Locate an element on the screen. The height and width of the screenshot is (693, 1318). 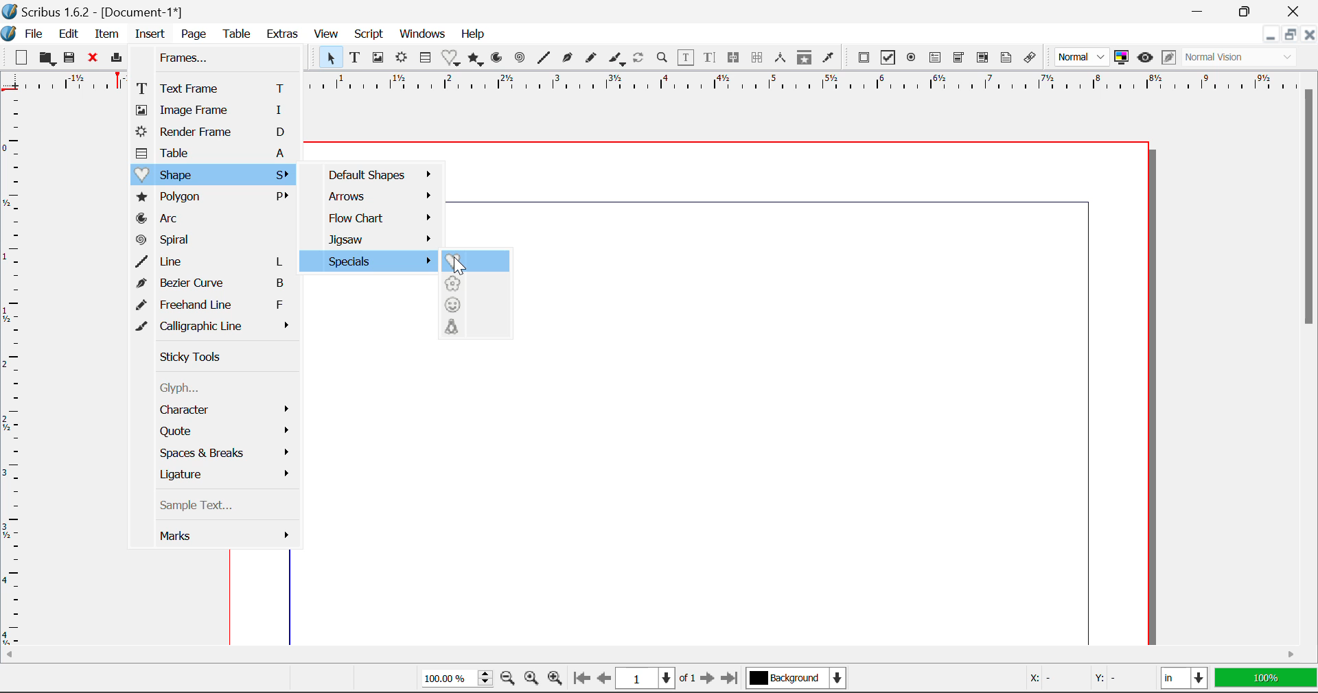
Close is located at coordinates (95, 60).